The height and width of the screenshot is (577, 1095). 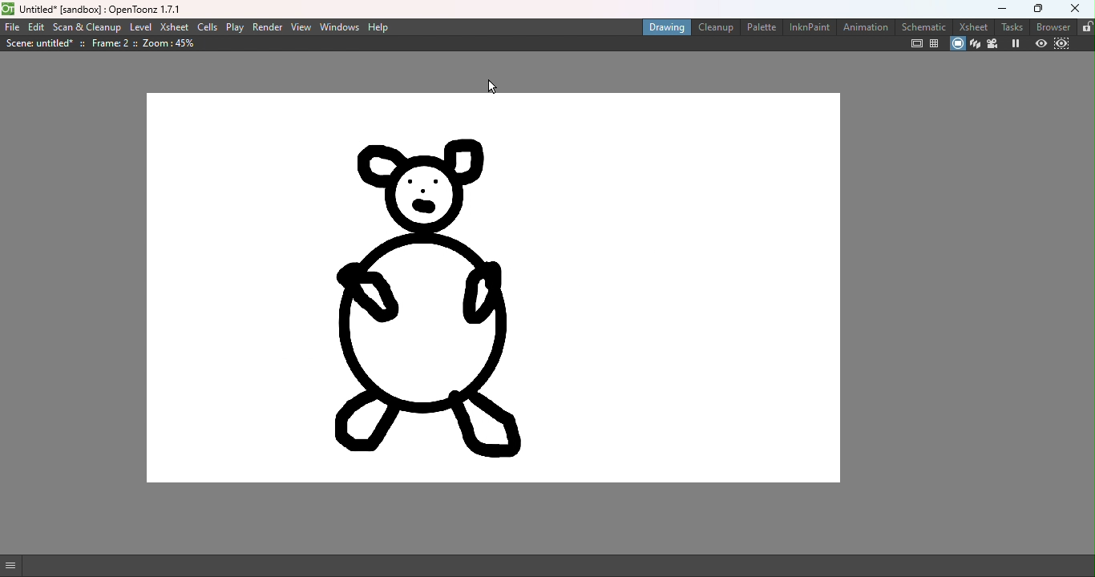 I want to click on File name, so click(x=99, y=8).